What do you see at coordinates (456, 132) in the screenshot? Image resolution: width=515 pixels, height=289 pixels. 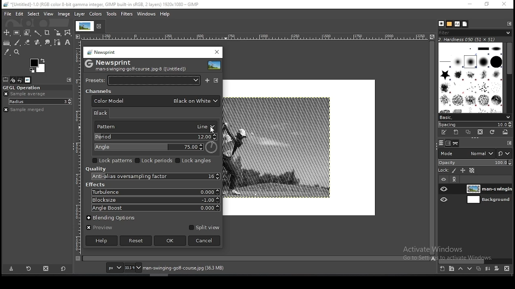 I see `create a new brush` at bounding box center [456, 132].